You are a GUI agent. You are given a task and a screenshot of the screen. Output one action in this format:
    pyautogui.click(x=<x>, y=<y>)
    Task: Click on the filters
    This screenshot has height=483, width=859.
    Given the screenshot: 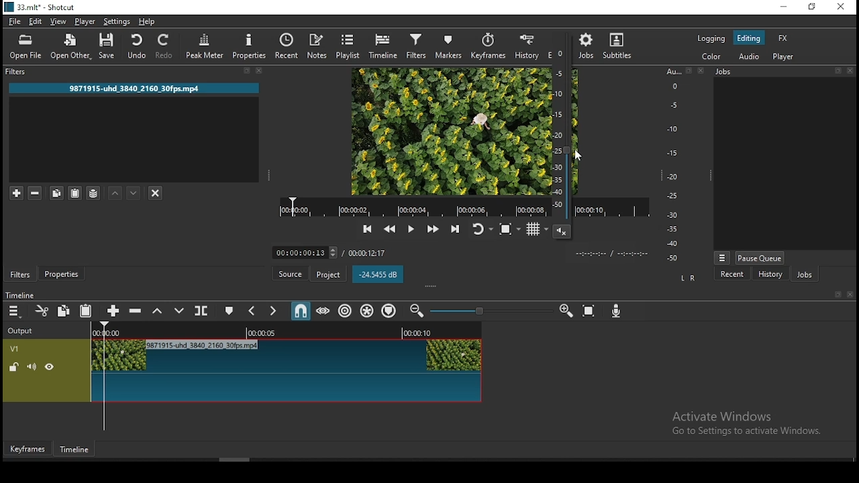 What is the action you would take?
    pyautogui.click(x=17, y=73)
    